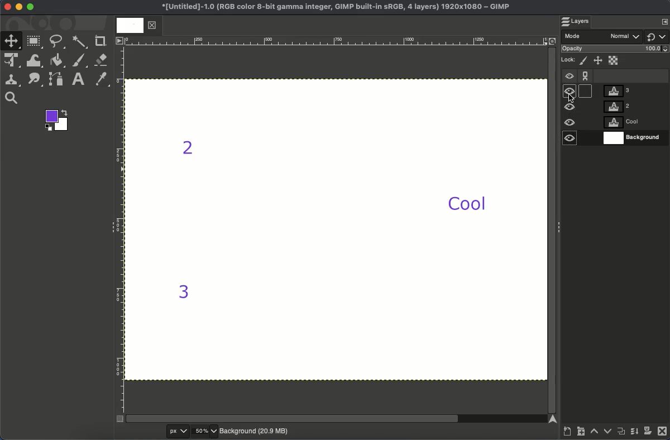 The width and height of the screenshot is (670, 440). I want to click on Visible, so click(569, 140).